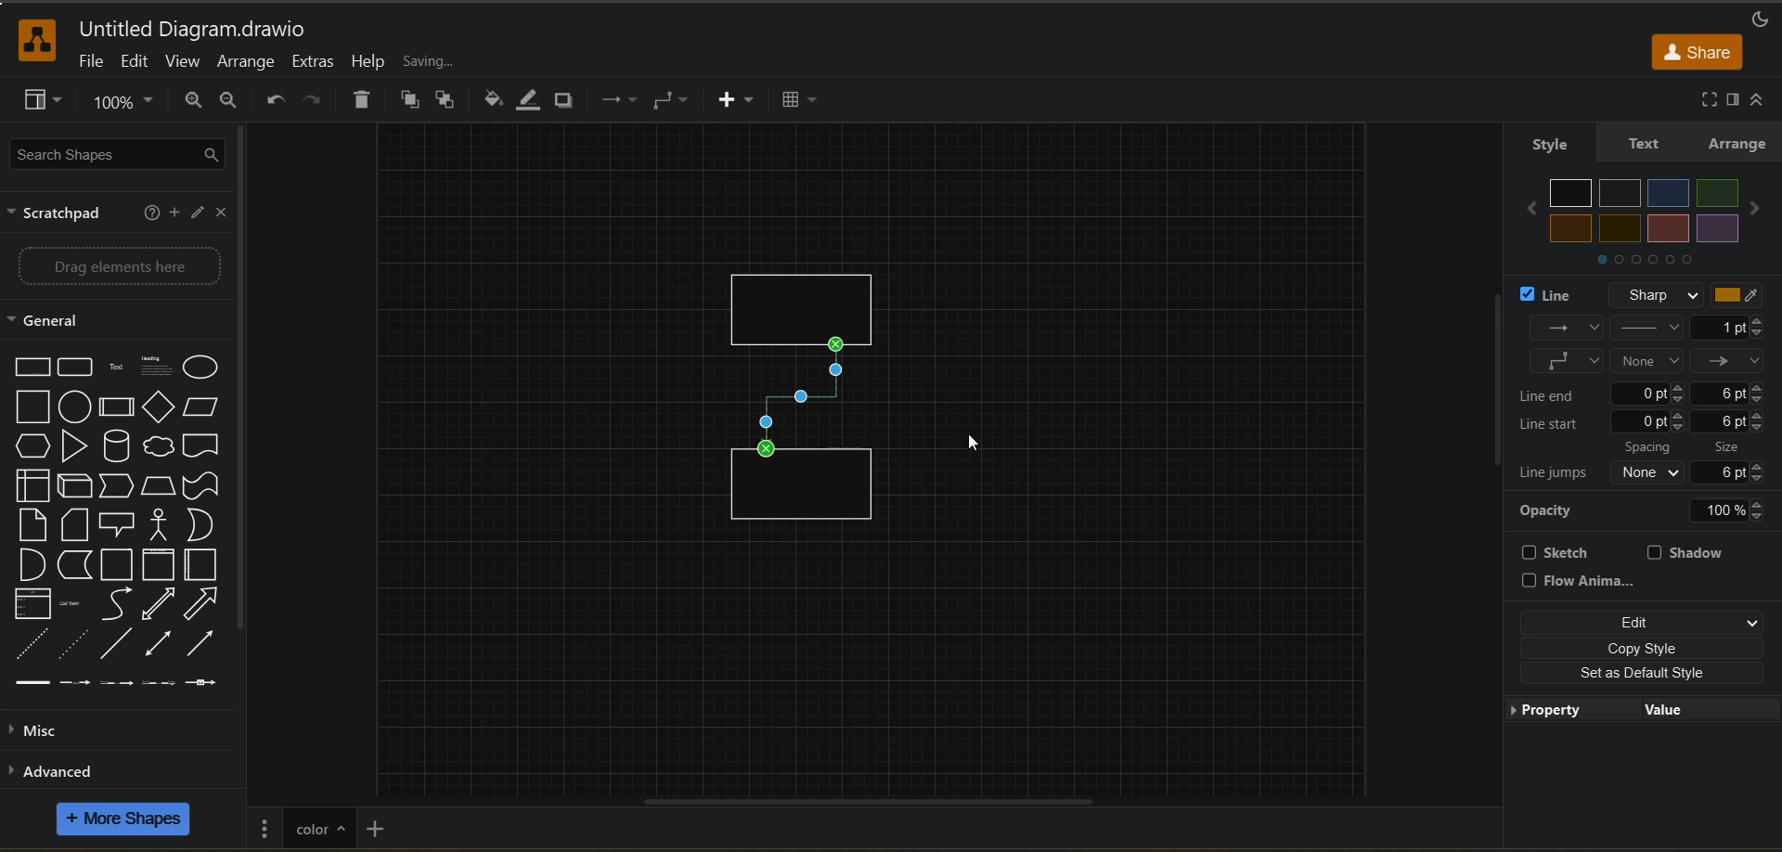  I want to click on Arrow, so click(207, 644).